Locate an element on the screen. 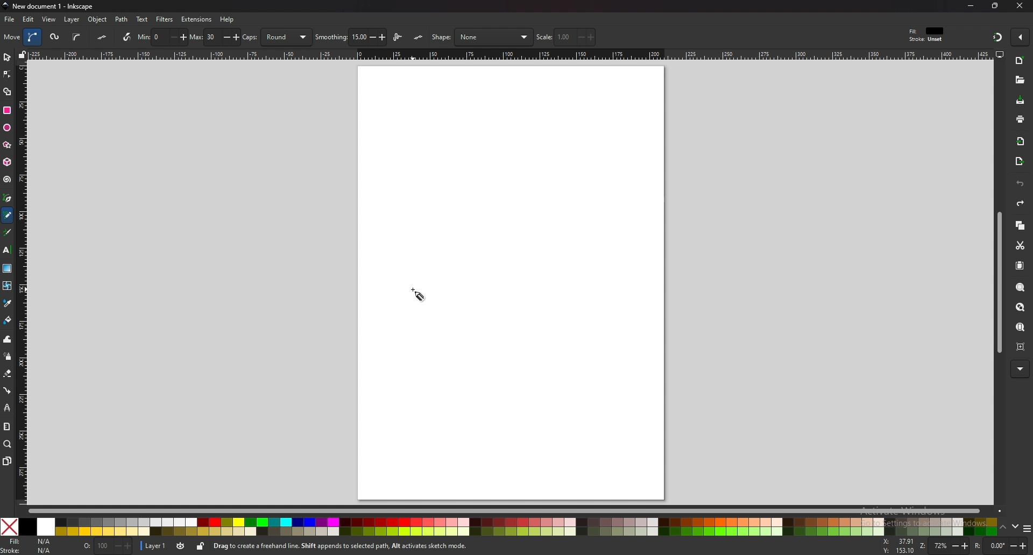 The image size is (1033, 555). rectangle is located at coordinates (7, 110).